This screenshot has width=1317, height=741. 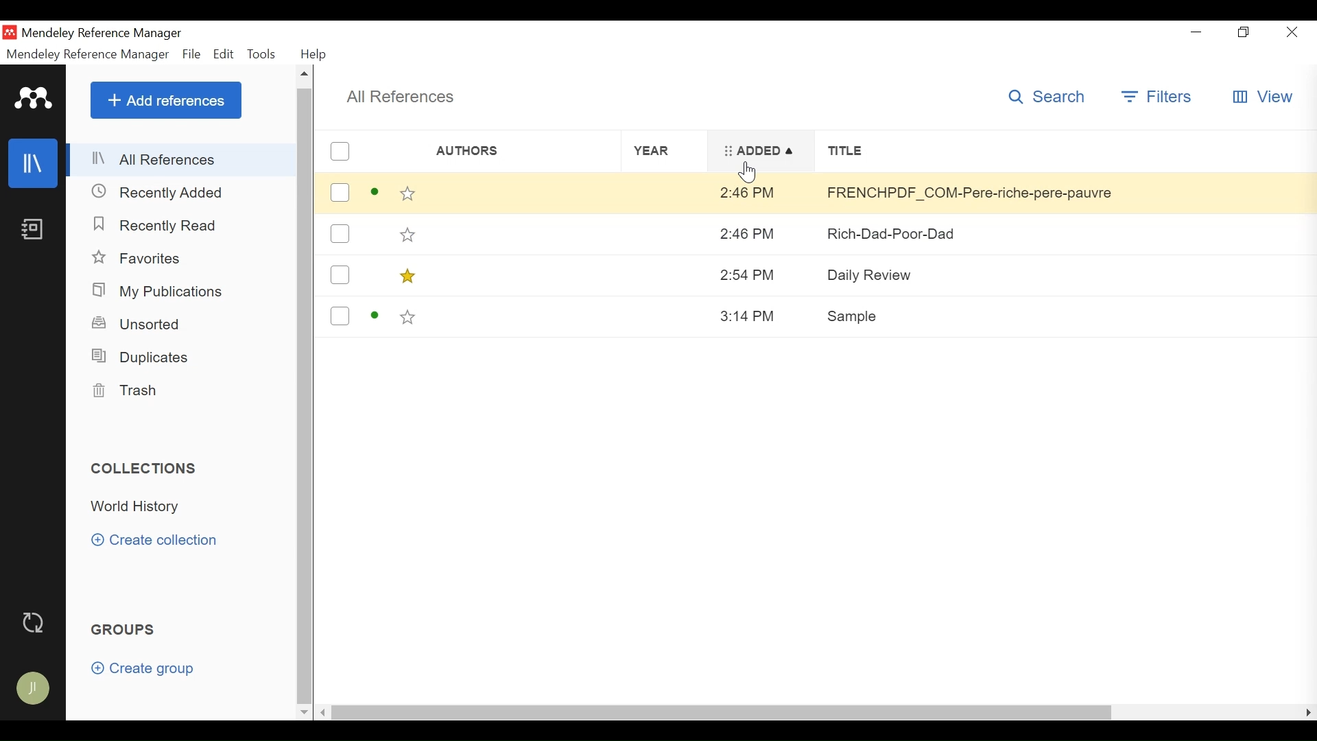 I want to click on View, so click(x=1263, y=97).